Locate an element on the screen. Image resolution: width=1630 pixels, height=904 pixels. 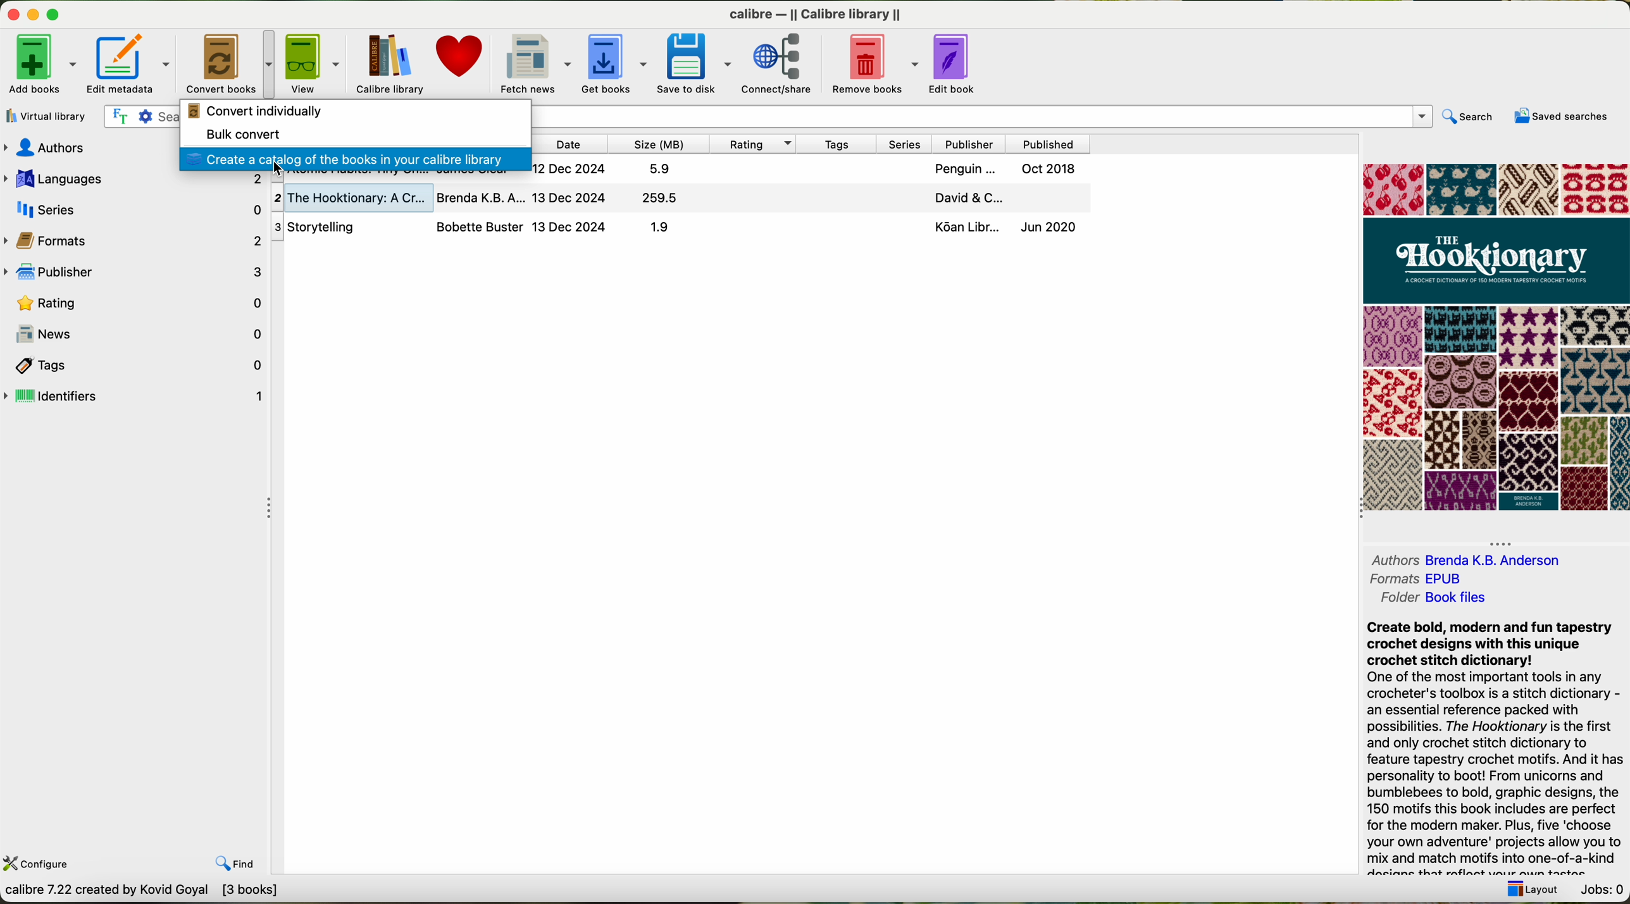
date is located at coordinates (566, 144).